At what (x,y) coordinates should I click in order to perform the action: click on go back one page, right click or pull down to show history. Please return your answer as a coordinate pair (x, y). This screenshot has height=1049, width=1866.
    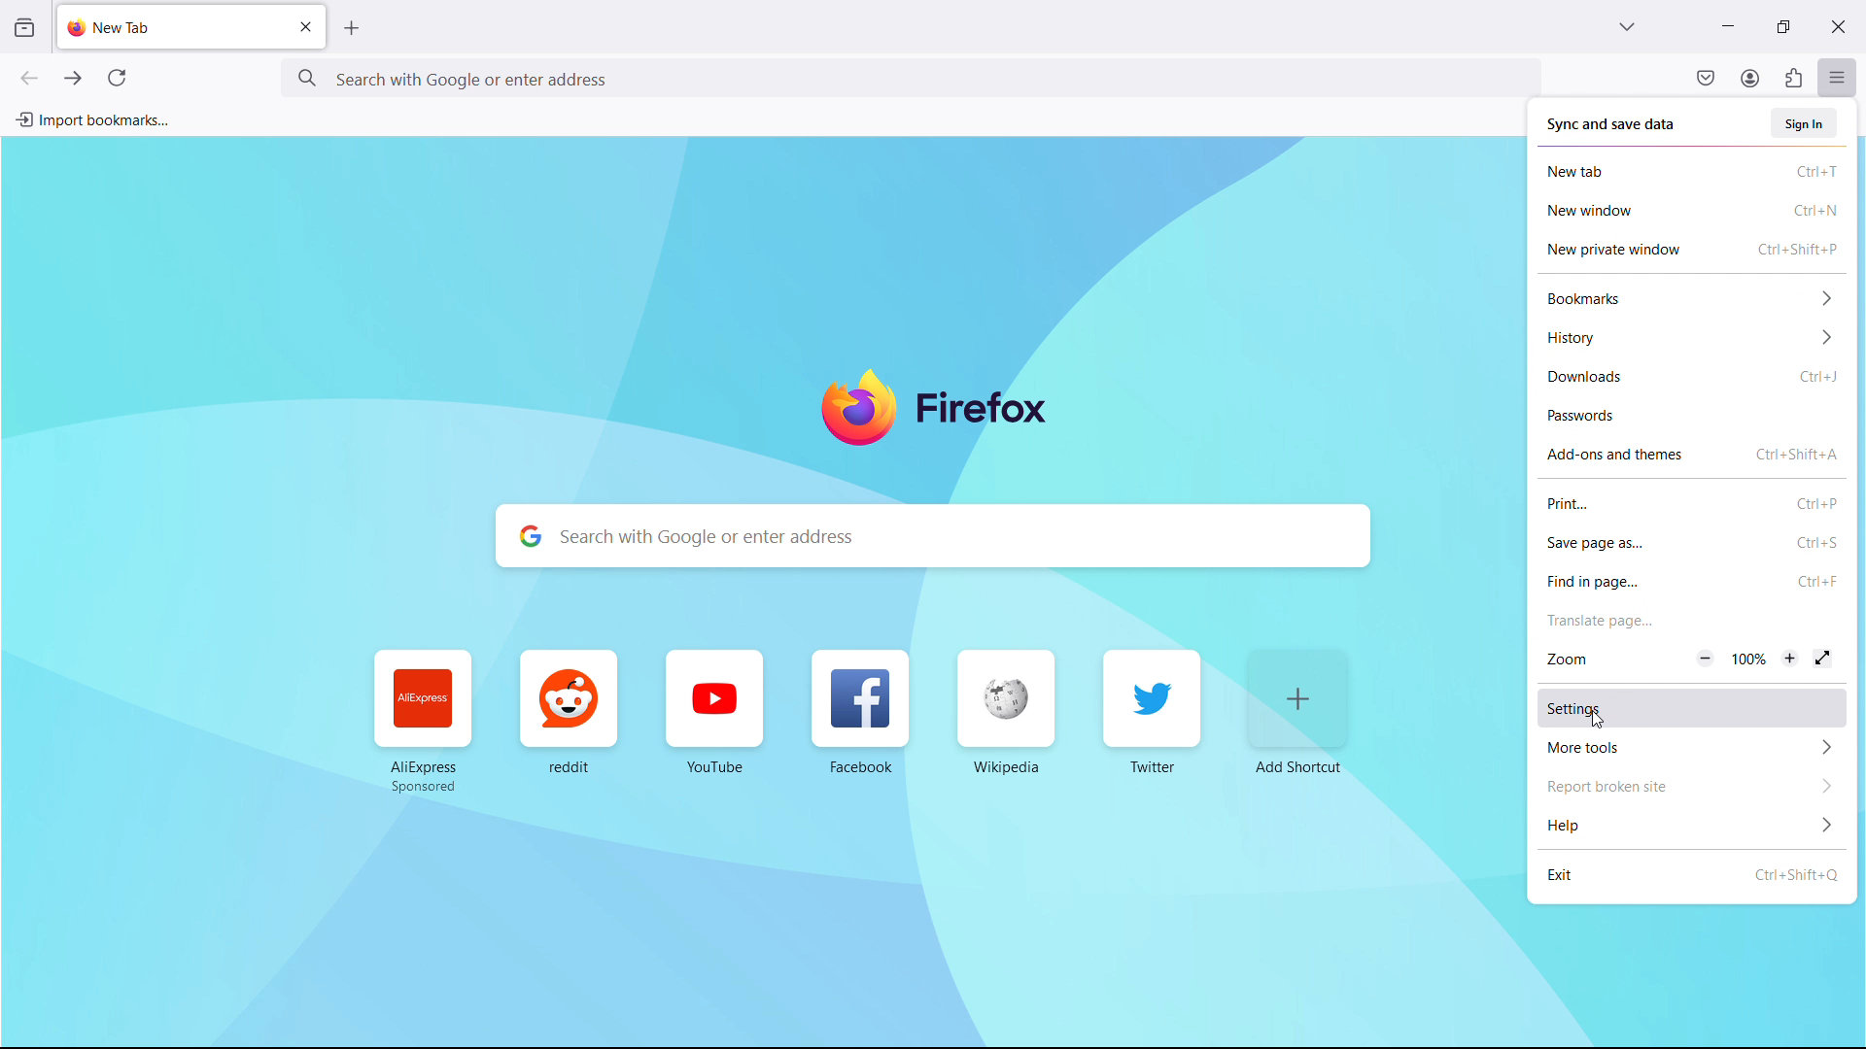
    Looking at the image, I should click on (28, 78).